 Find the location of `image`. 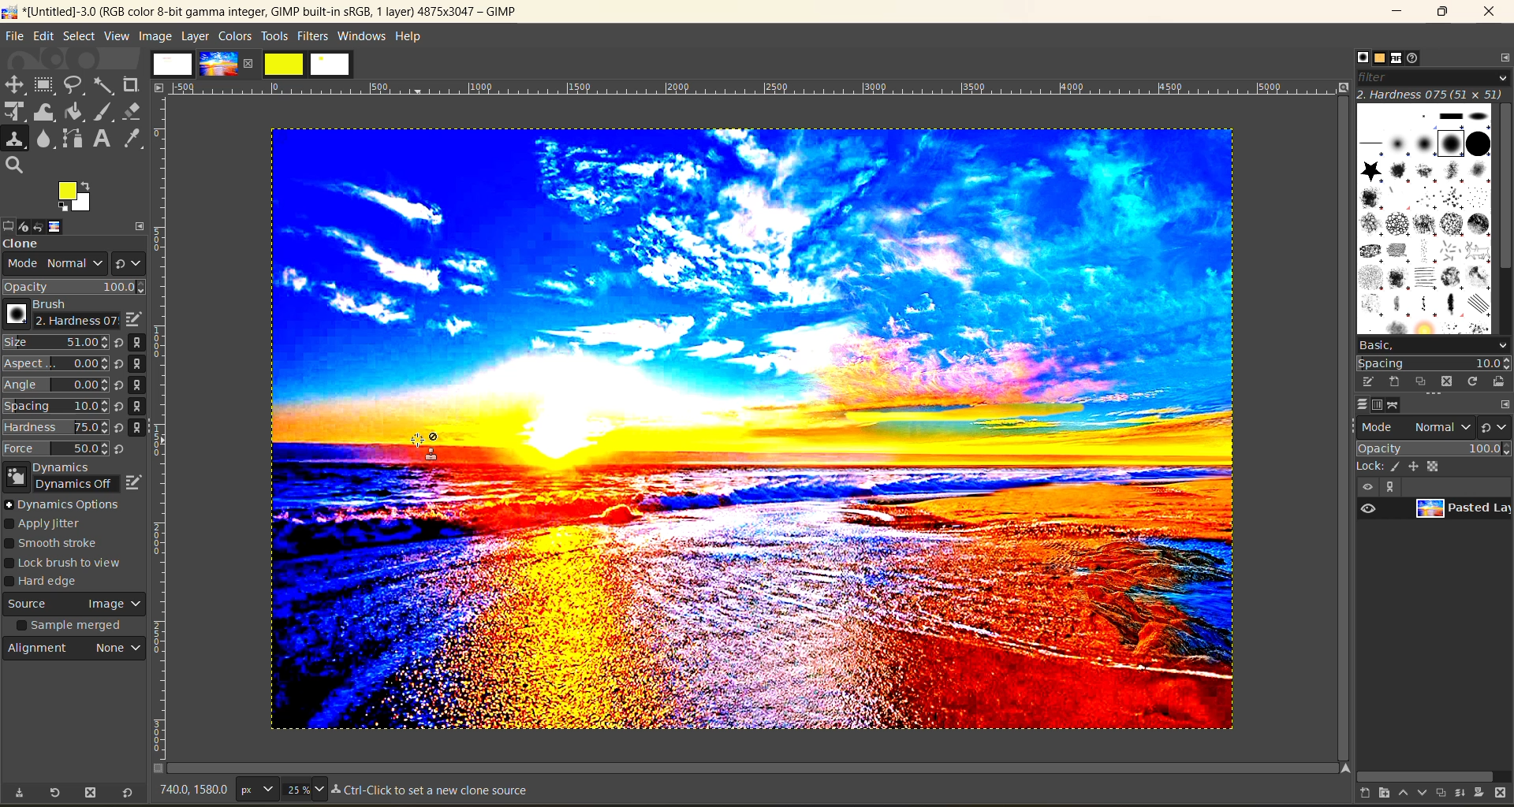

image is located at coordinates (218, 64).